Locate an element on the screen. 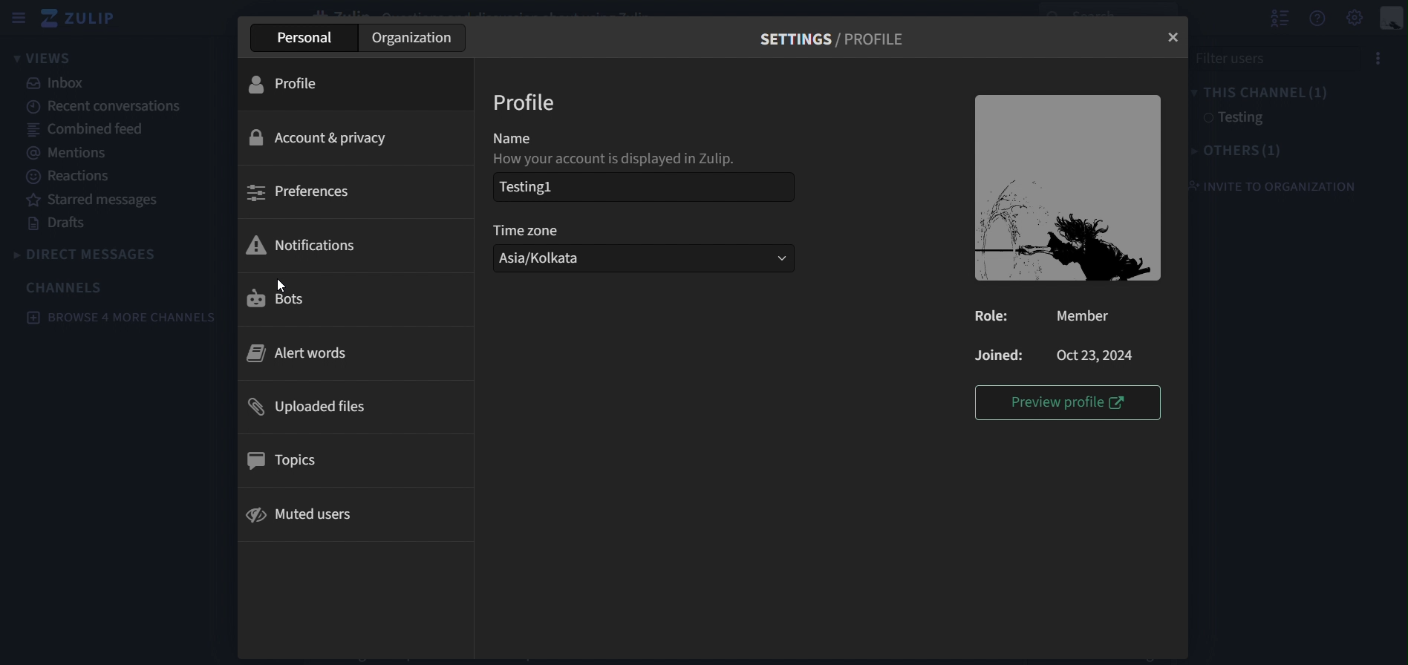 This screenshot has height=665, width=1408. reactions is located at coordinates (74, 177).